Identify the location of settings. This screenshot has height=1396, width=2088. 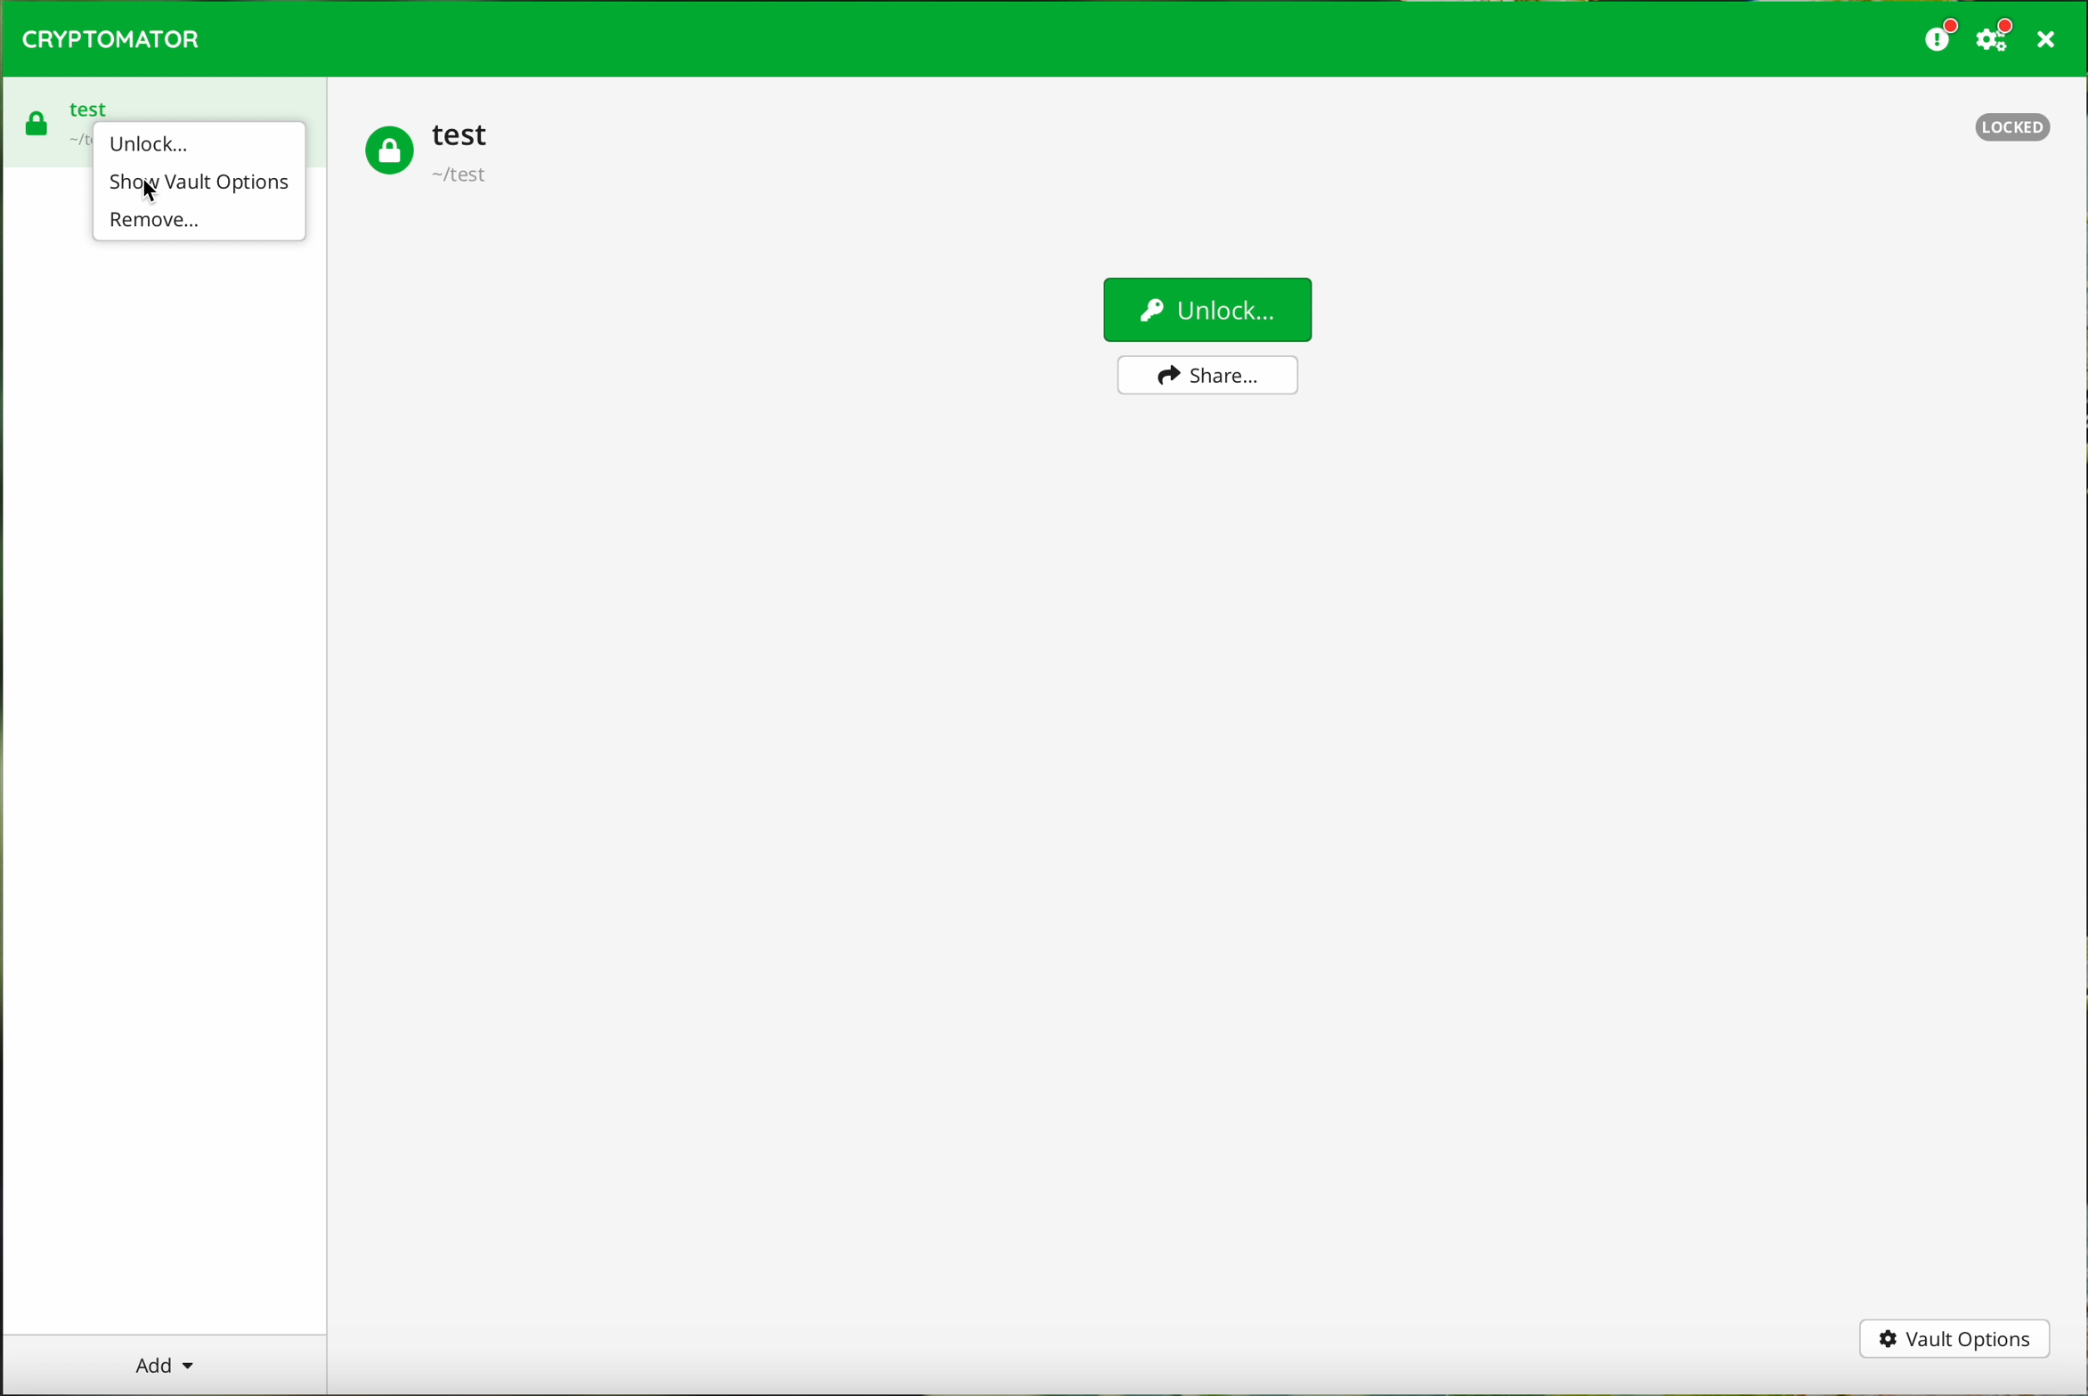
(1996, 40).